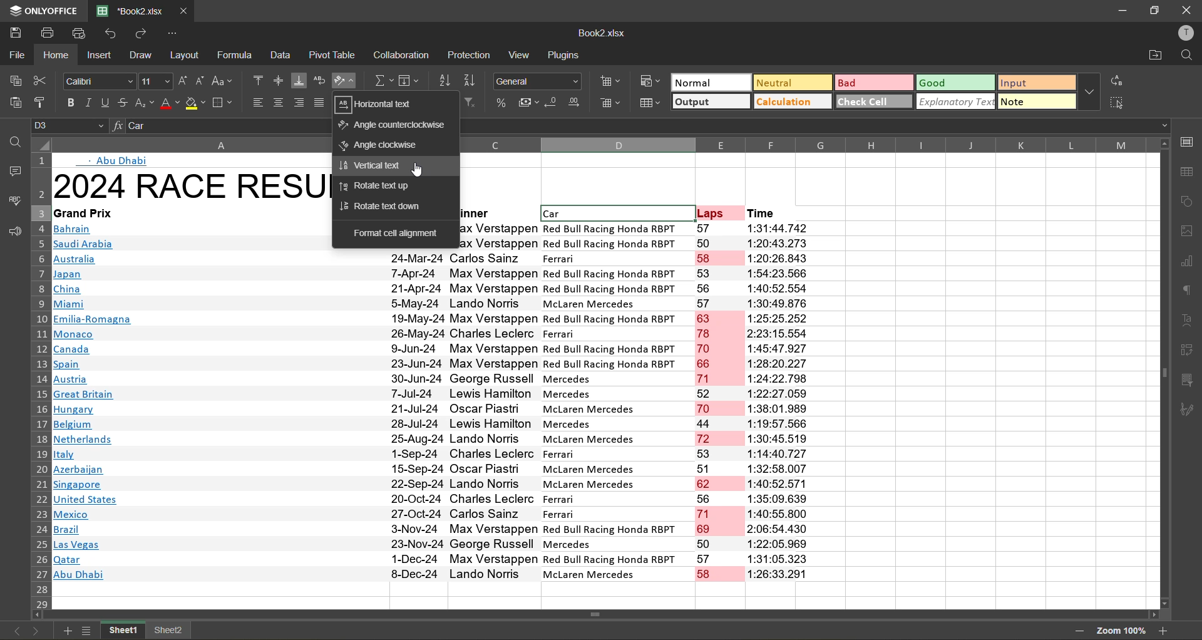 This screenshot has height=640, width=1202. Describe the element at coordinates (604, 32) in the screenshot. I see `file name` at that location.